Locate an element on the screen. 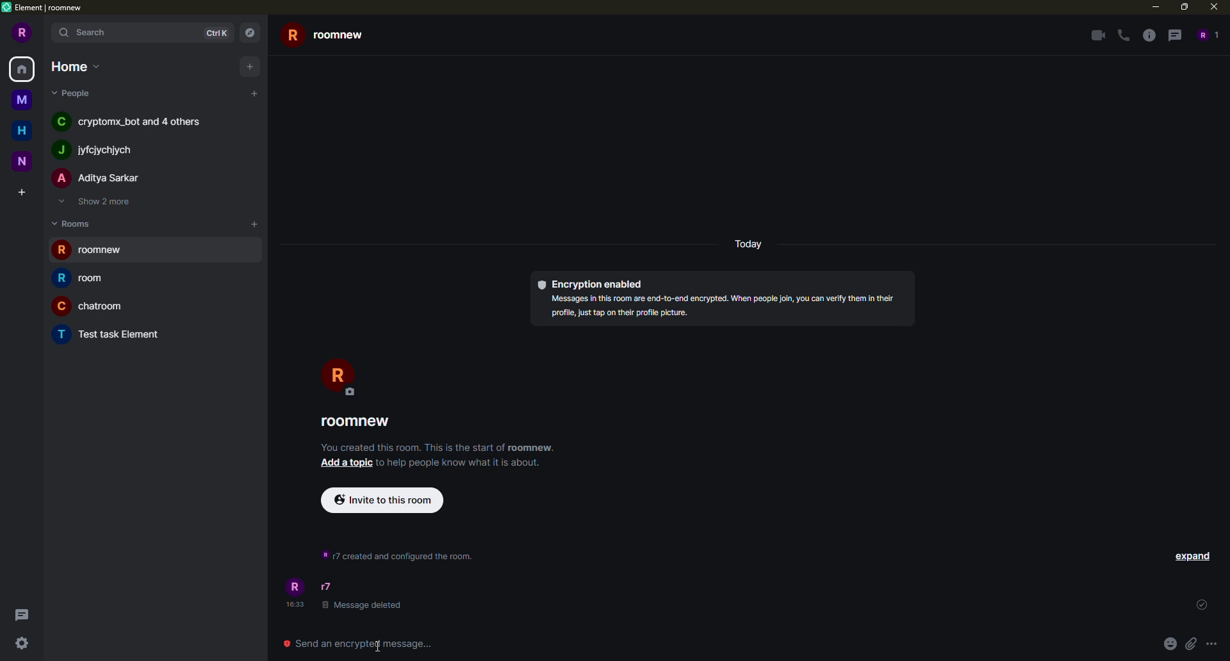  room is located at coordinates (90, 277).